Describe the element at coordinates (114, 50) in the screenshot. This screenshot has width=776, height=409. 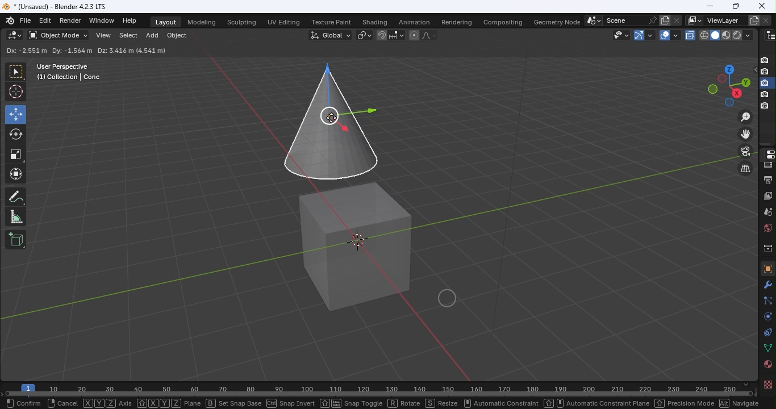
I see `Drag` at that location.